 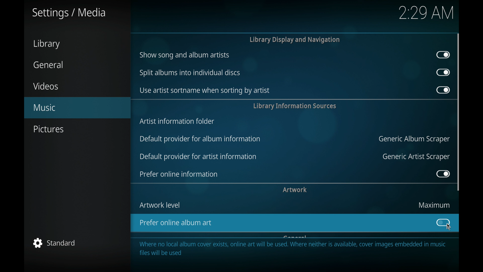 I want to click on scroll box, so click(x=459, y=112).